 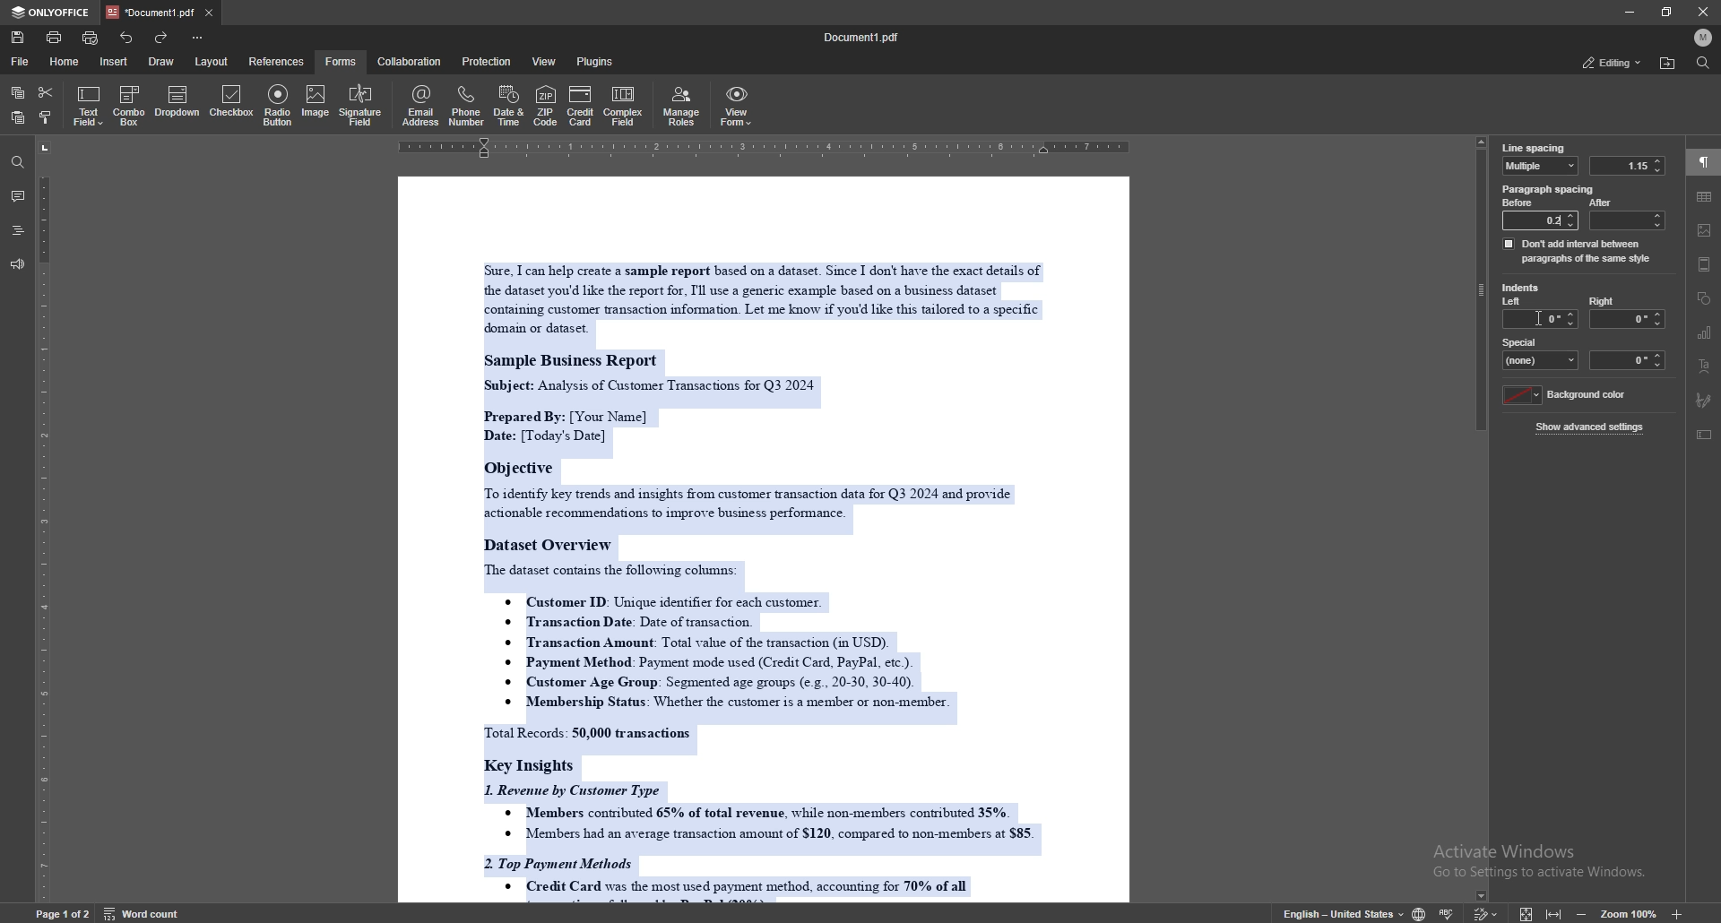 What do you see at coordinates (1541, 166) in the screenshot?
I see `line spacing type` at bounding box center [1541, 166].